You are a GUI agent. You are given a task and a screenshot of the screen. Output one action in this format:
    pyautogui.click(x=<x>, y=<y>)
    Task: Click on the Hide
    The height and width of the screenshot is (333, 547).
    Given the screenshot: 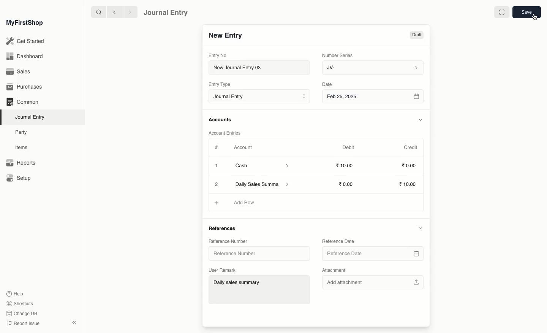 What is the action you would take?
    pyautogui.click(x=420, y=228)
    